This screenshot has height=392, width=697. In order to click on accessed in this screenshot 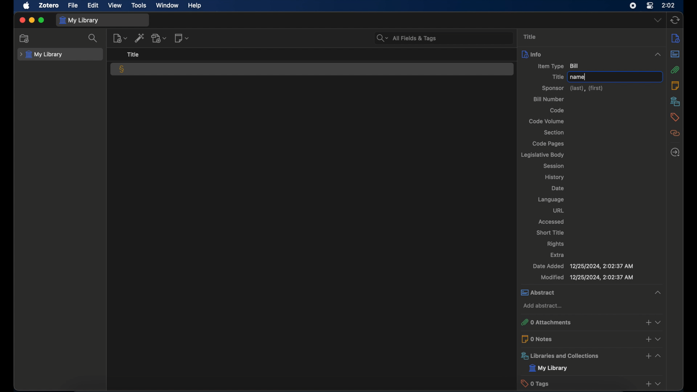, I will do `click(551, 221)`.